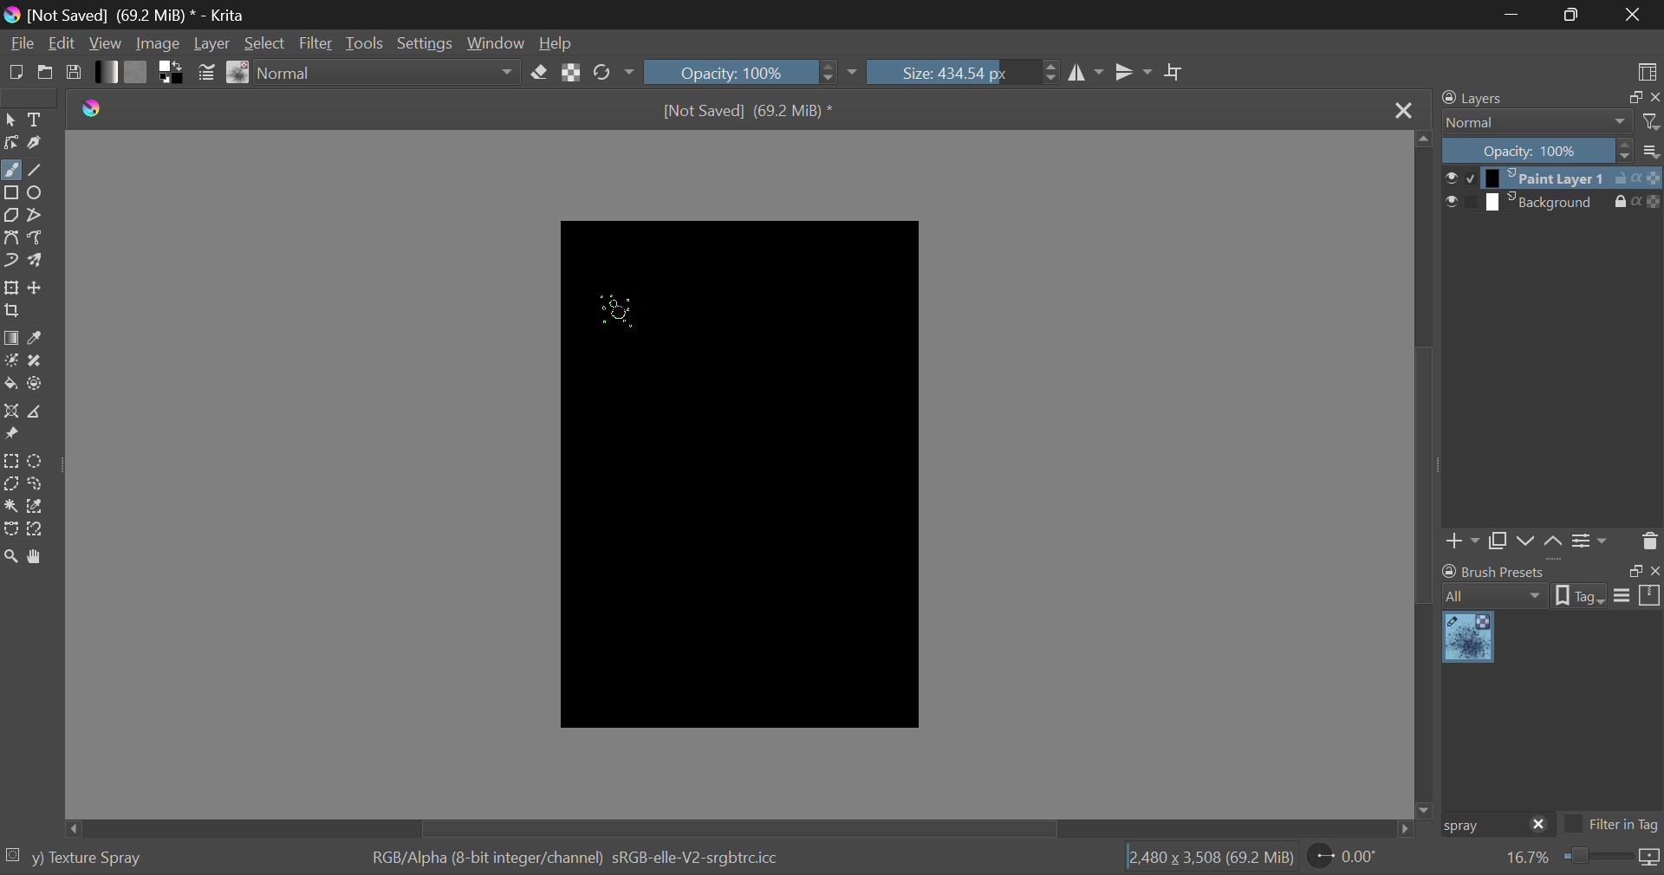  Describe the element at coordinates (1083, 73) in the screenshot. I see `Vertical Mirror Flip` at that location.